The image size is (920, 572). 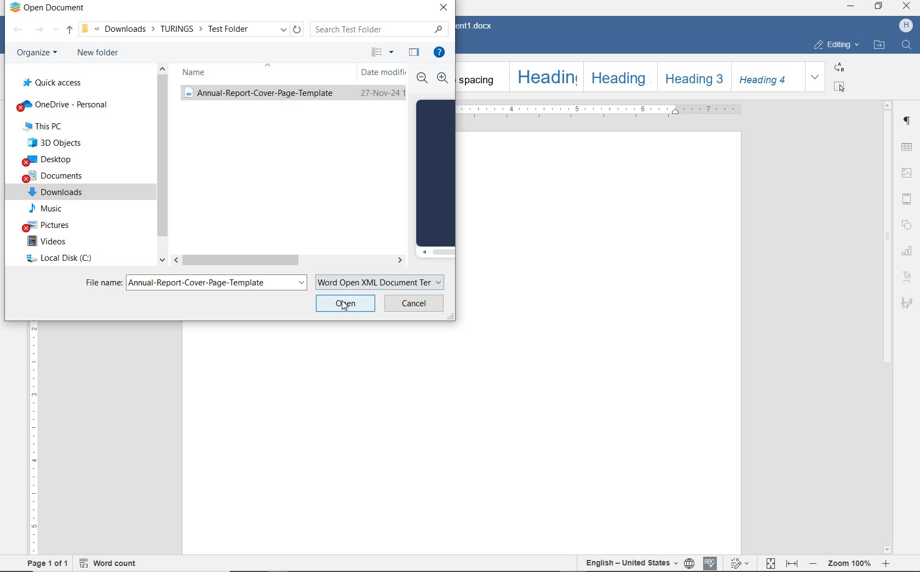 I want to click on CHANGE YOUR VIEW, so click(x=381, y=52).